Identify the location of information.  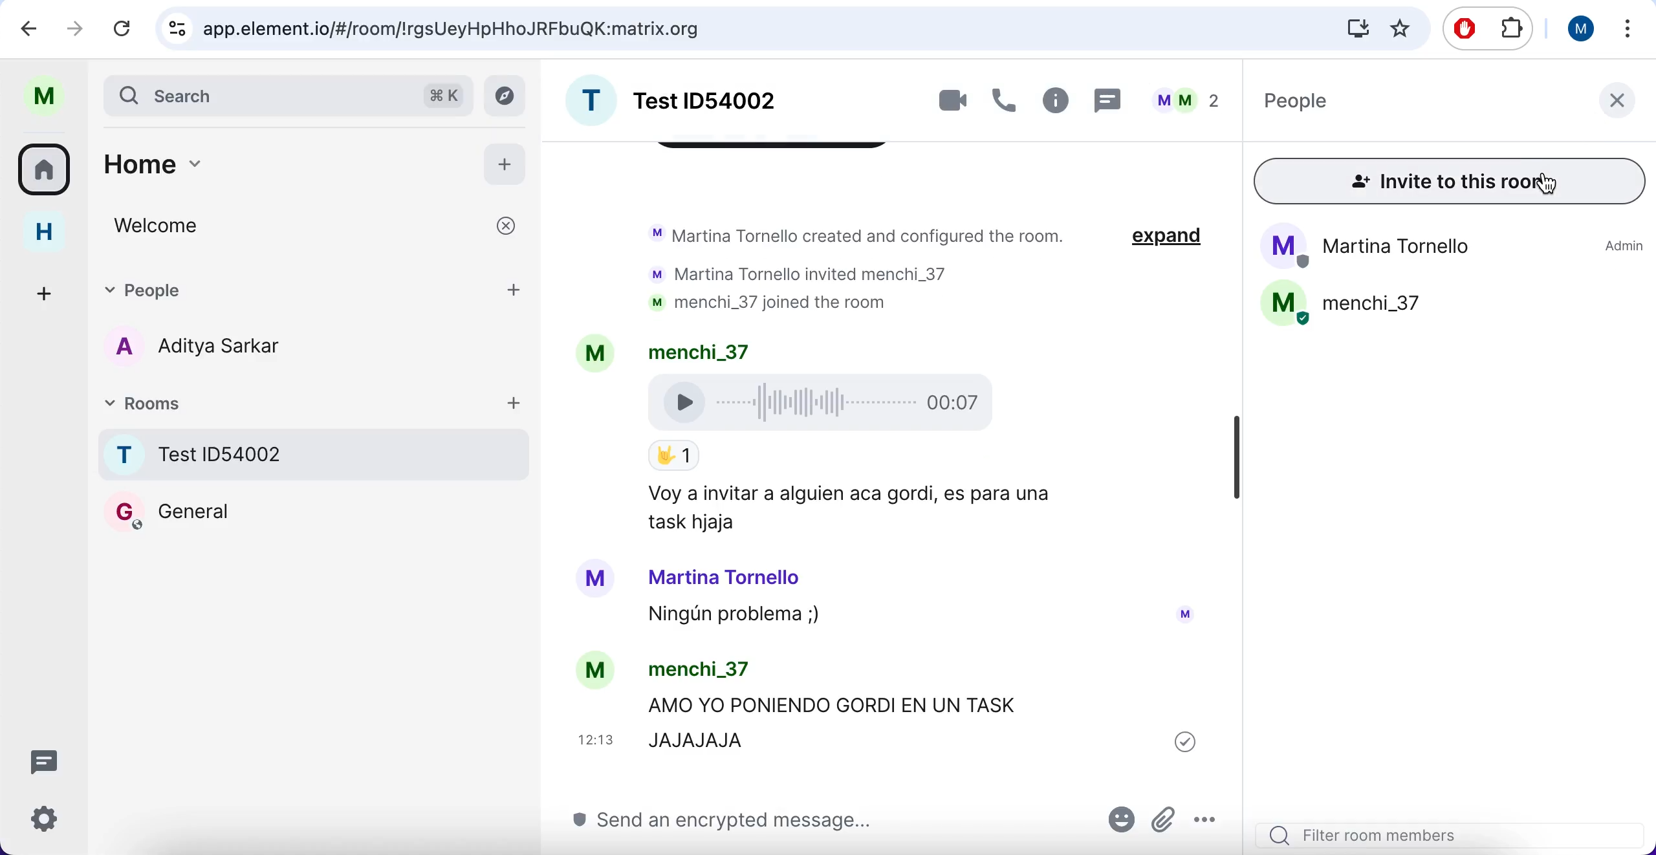
(1058, 104).